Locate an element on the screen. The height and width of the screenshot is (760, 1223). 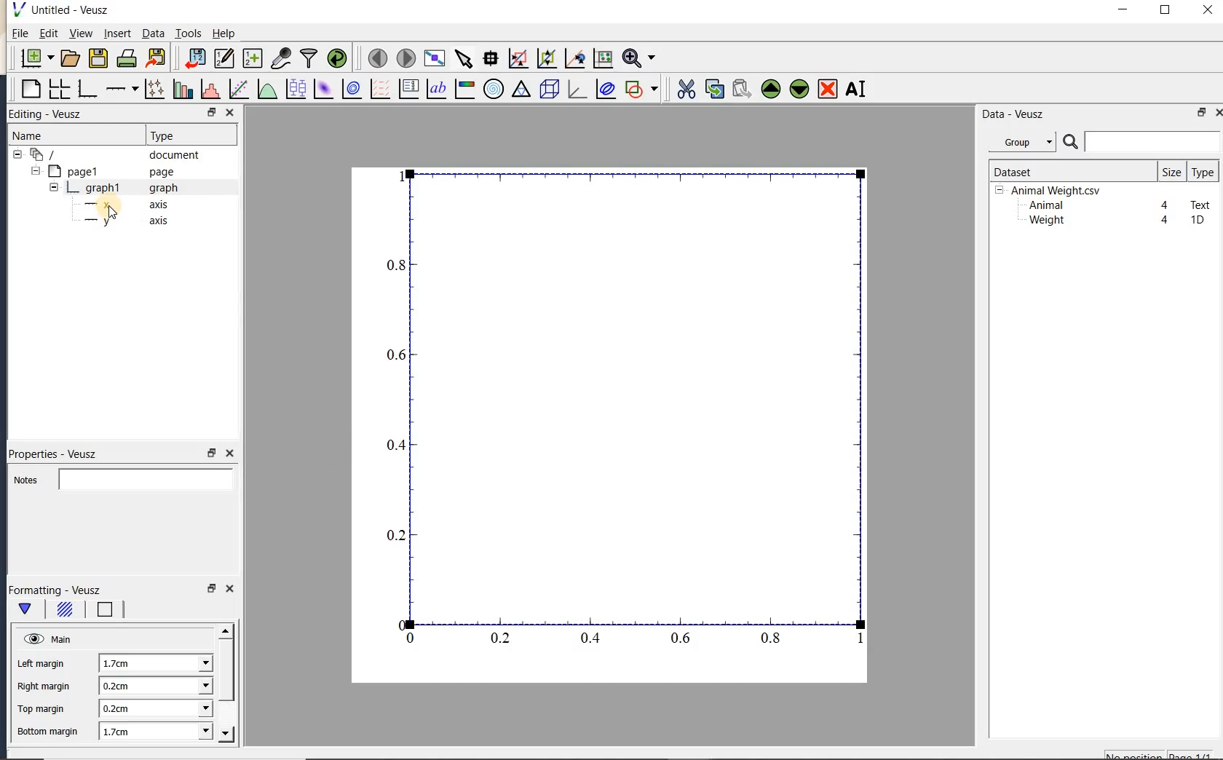
renames the selected widget is located at coordinates (855, 89).